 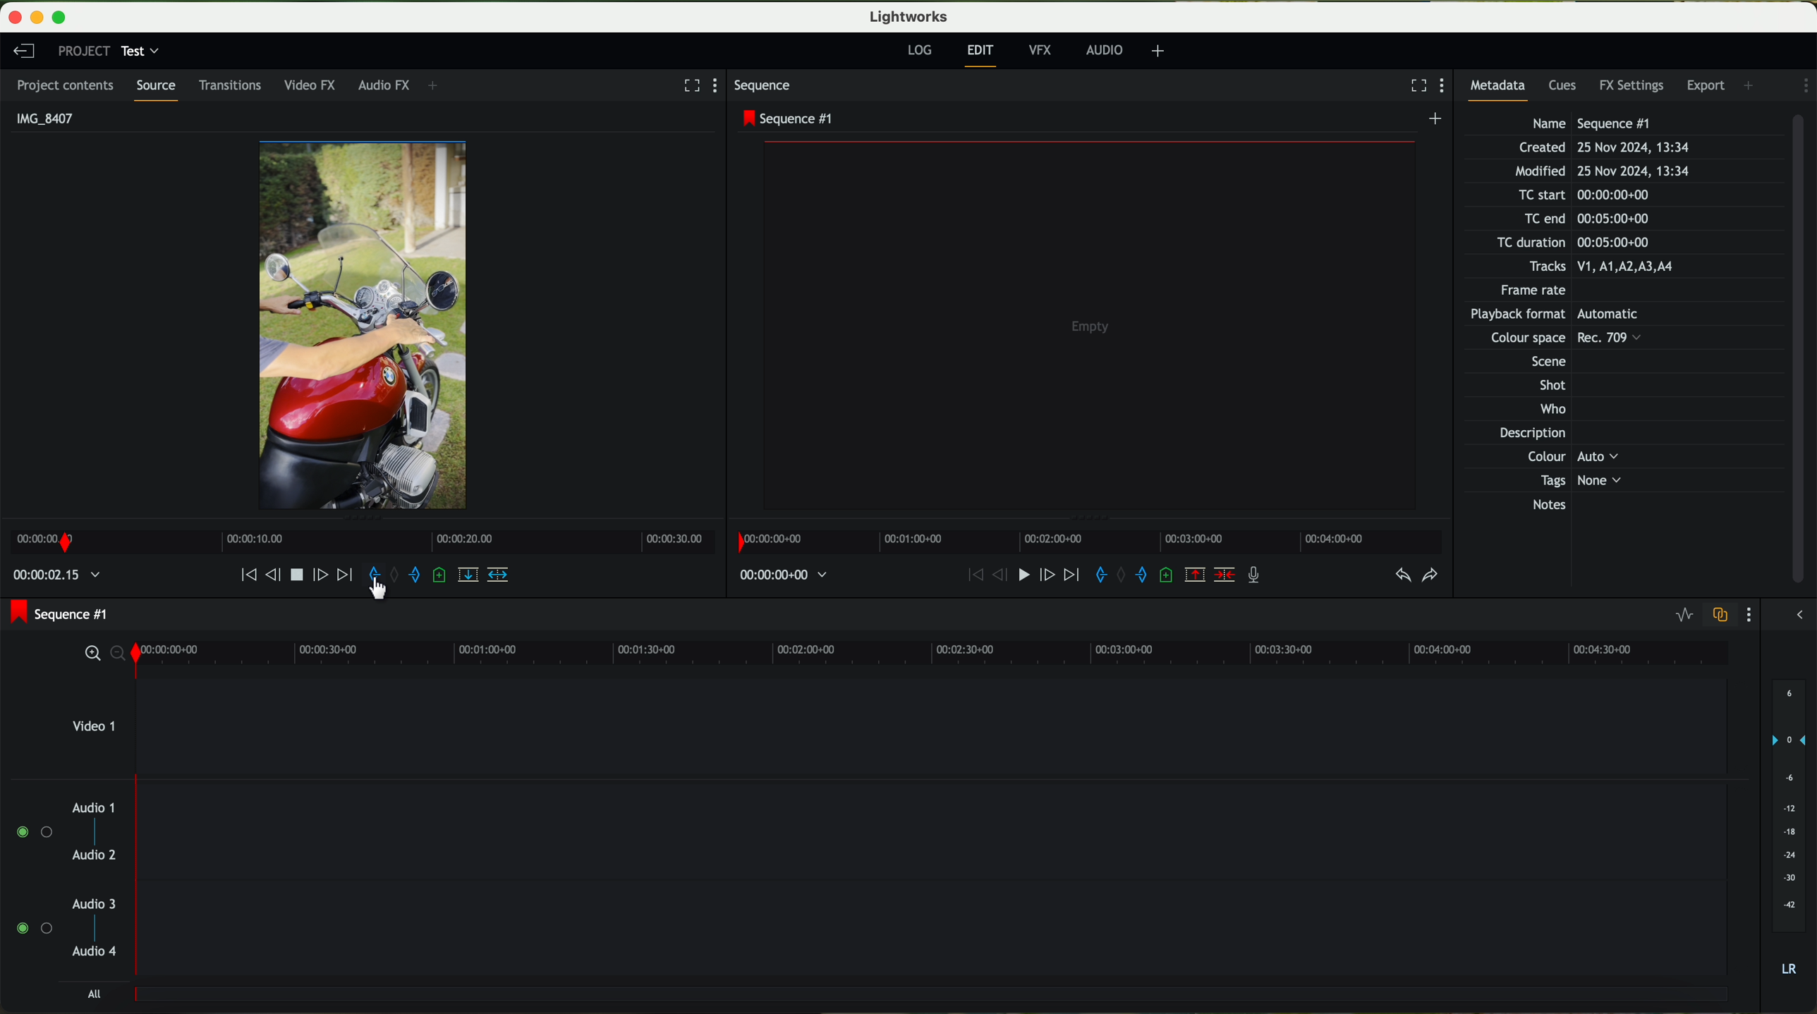 I want to click on remove the marked section, so click(x=1196, y=576).